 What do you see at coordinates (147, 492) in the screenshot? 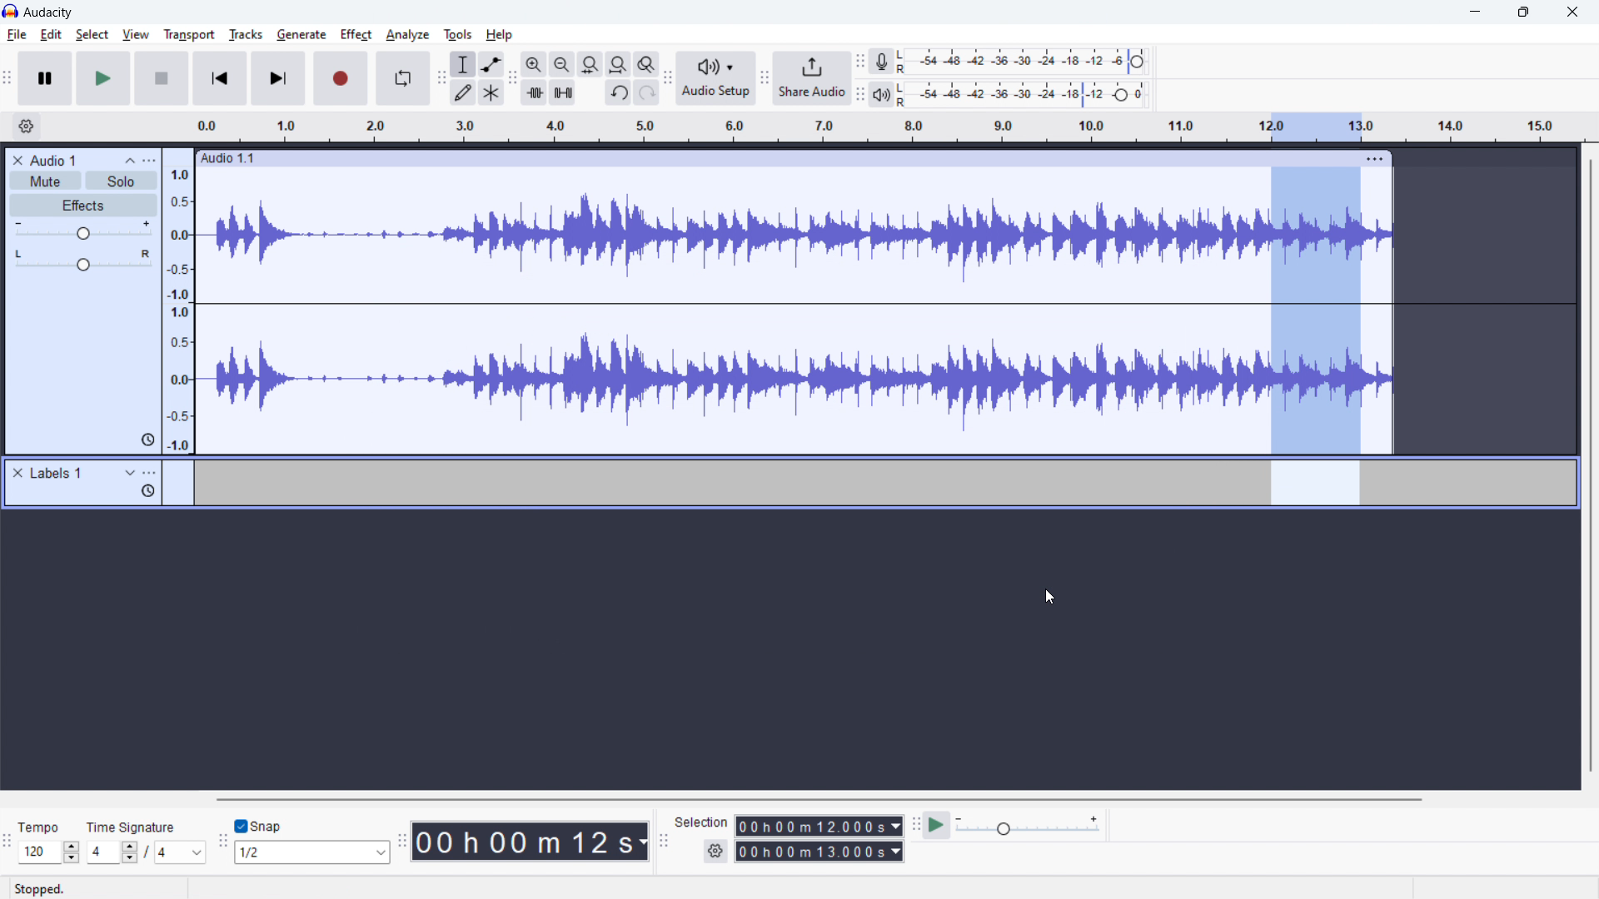
I see `history` at bounding box center [147, 492].